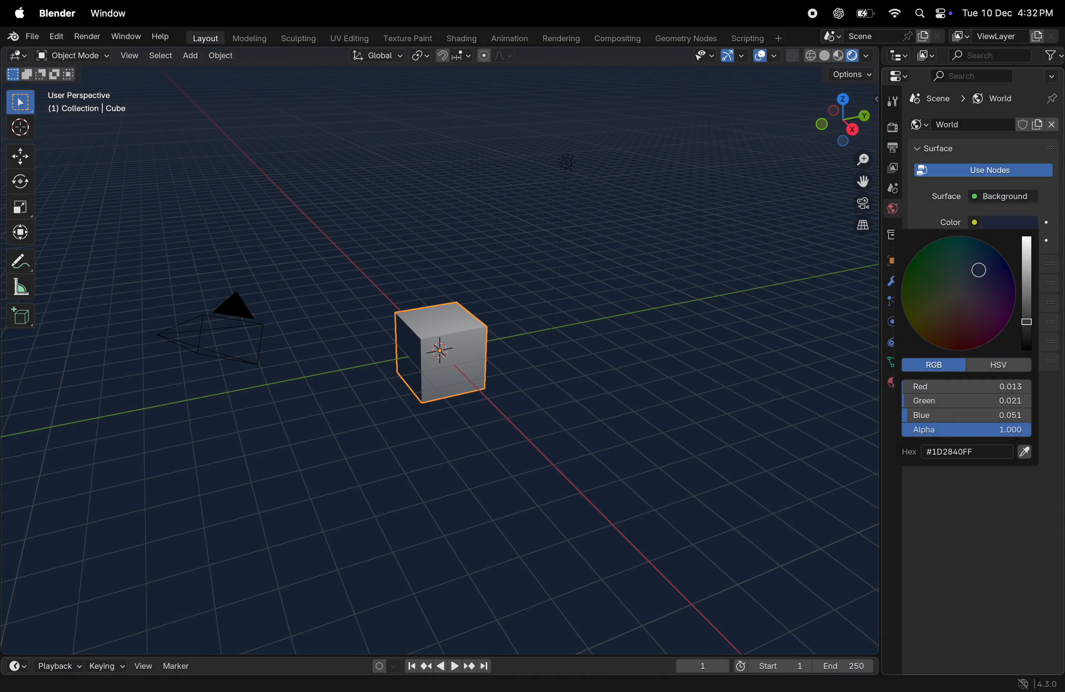  What do you see at coordinates (882, 35) in the screenshot?
I see `scene` at bounding box center [882, 35].